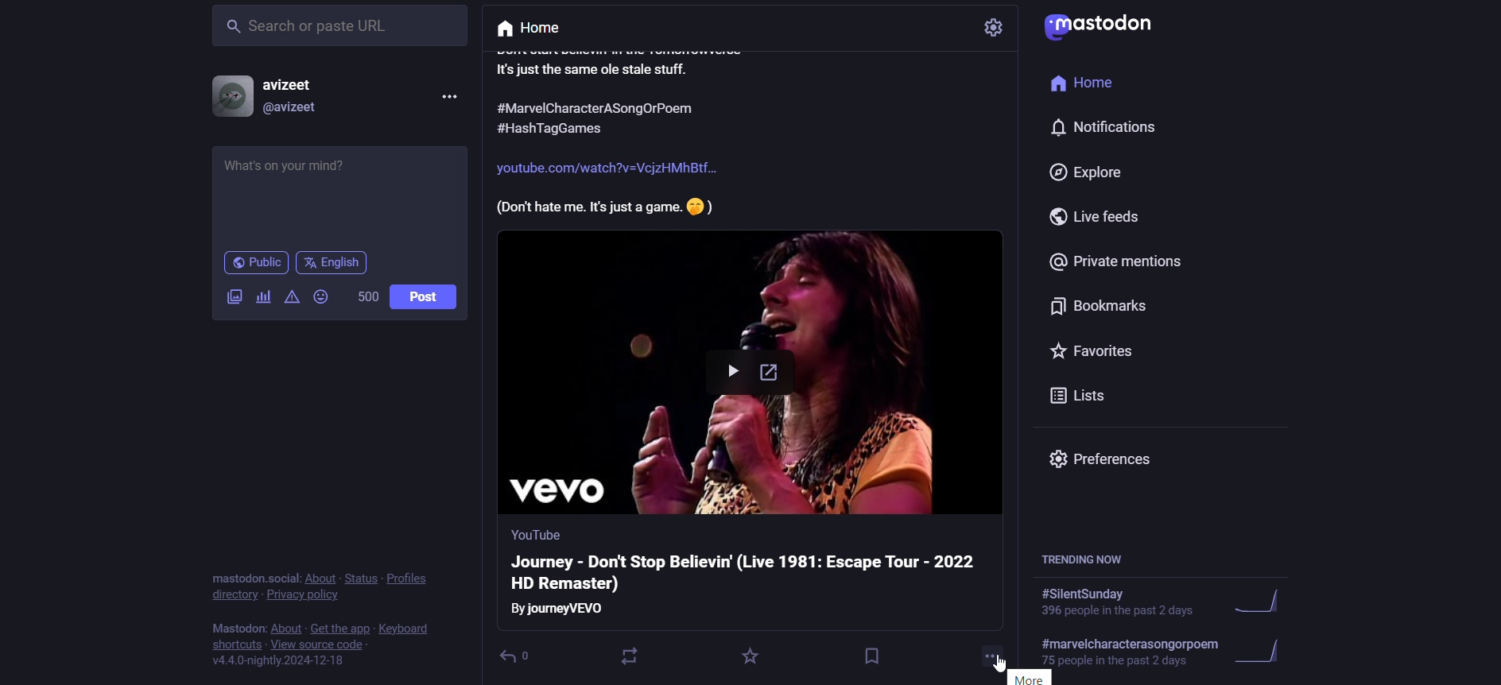  What do you see at coordinates (1087, 562) in the screenshot?
I see `trending hashtags` at bounding box center [1087, 562].